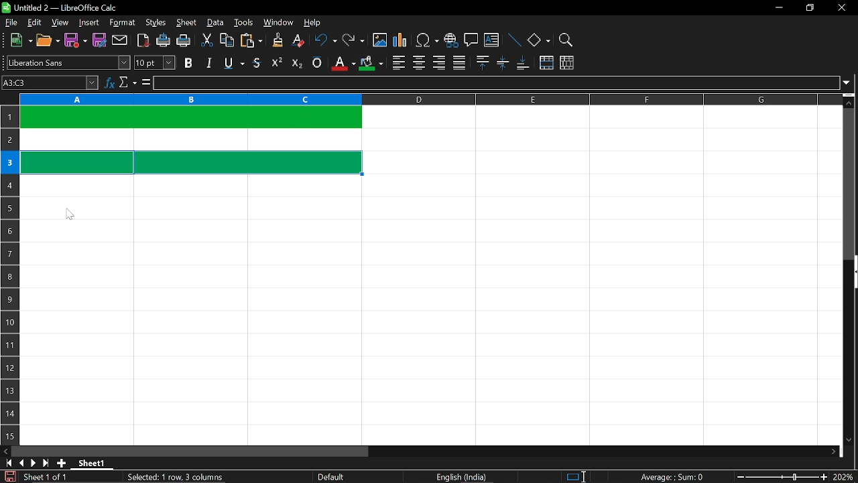 This screenshot has width=858, height=483. I want to click on Default, so click(333, 477).